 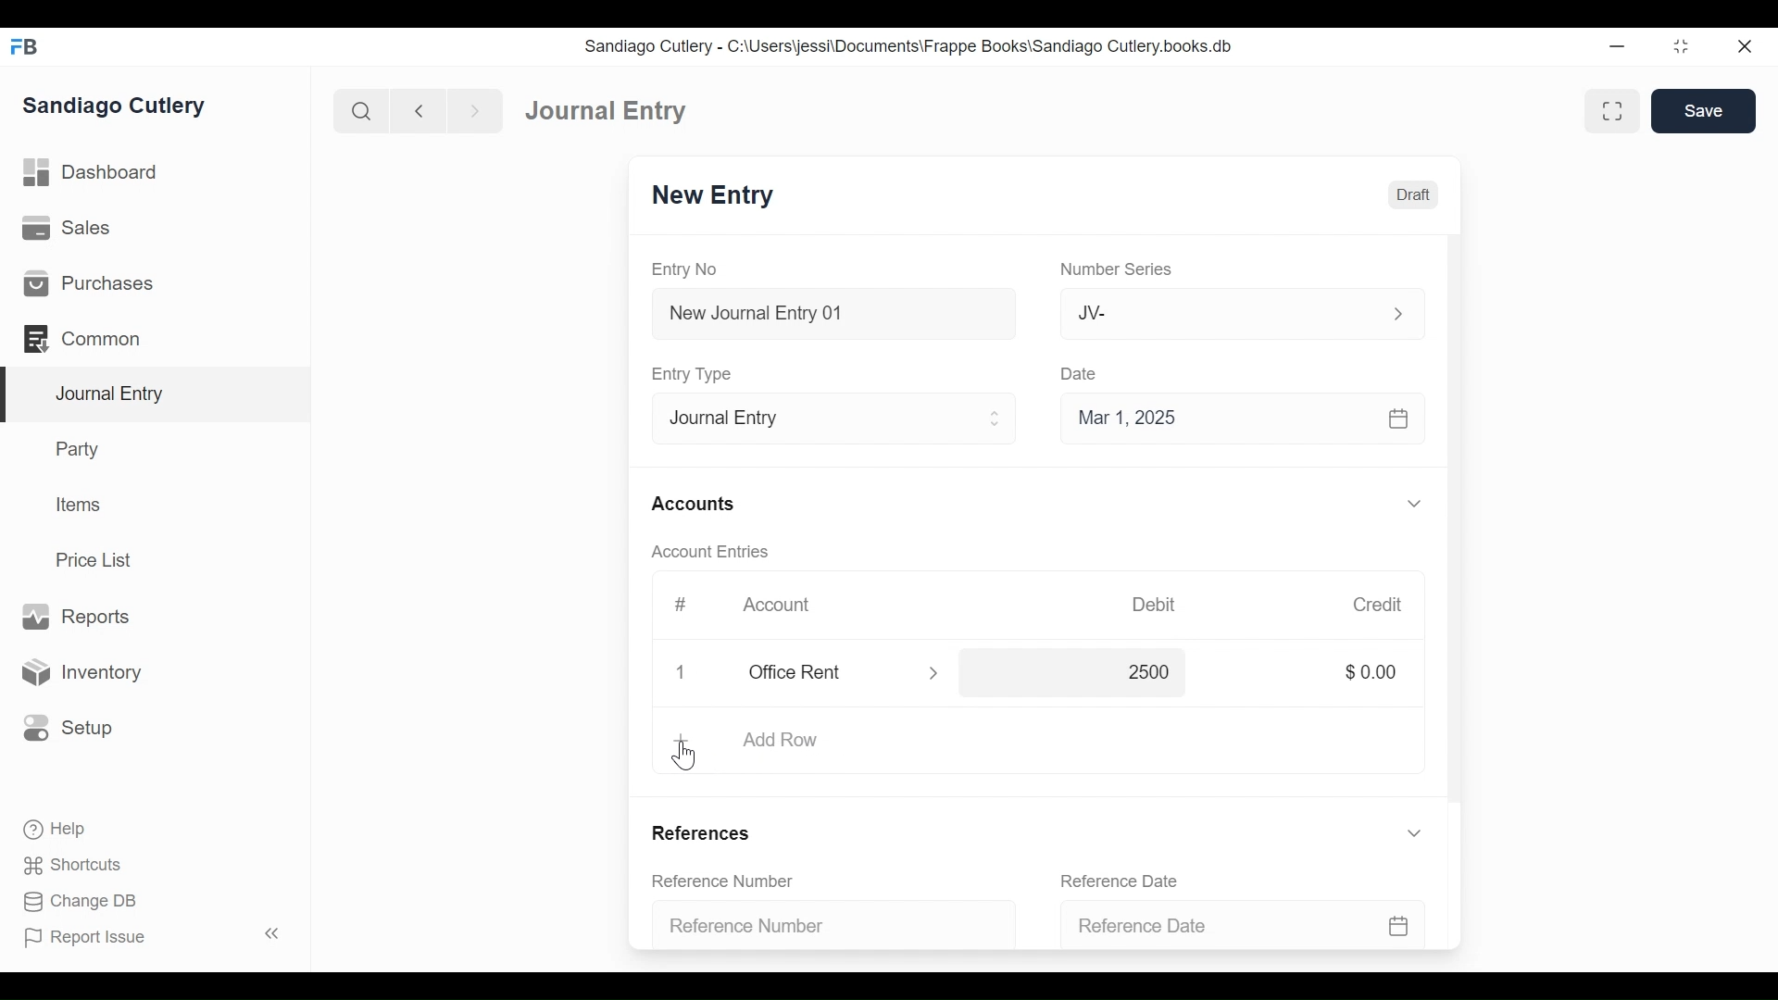 What do you see at coordinates (64, 866) in the screenshot?
I see `Shortcuts` at bounding box center [64, 866].